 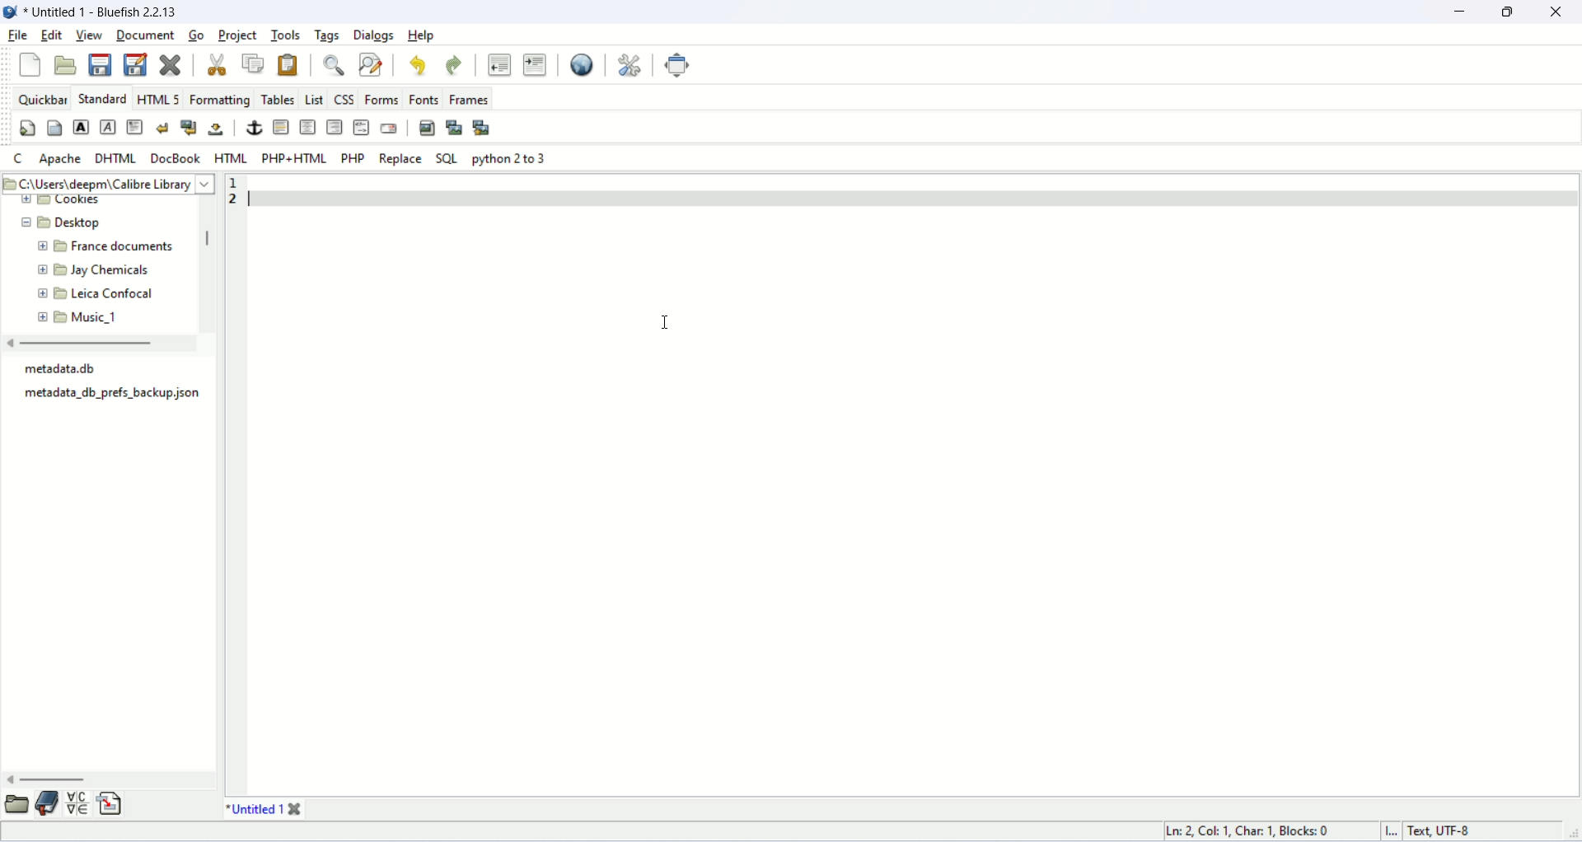 What do you see at coordinates (388, 128) in the screenshot?
I see `email` at bounding box center [388, 128].